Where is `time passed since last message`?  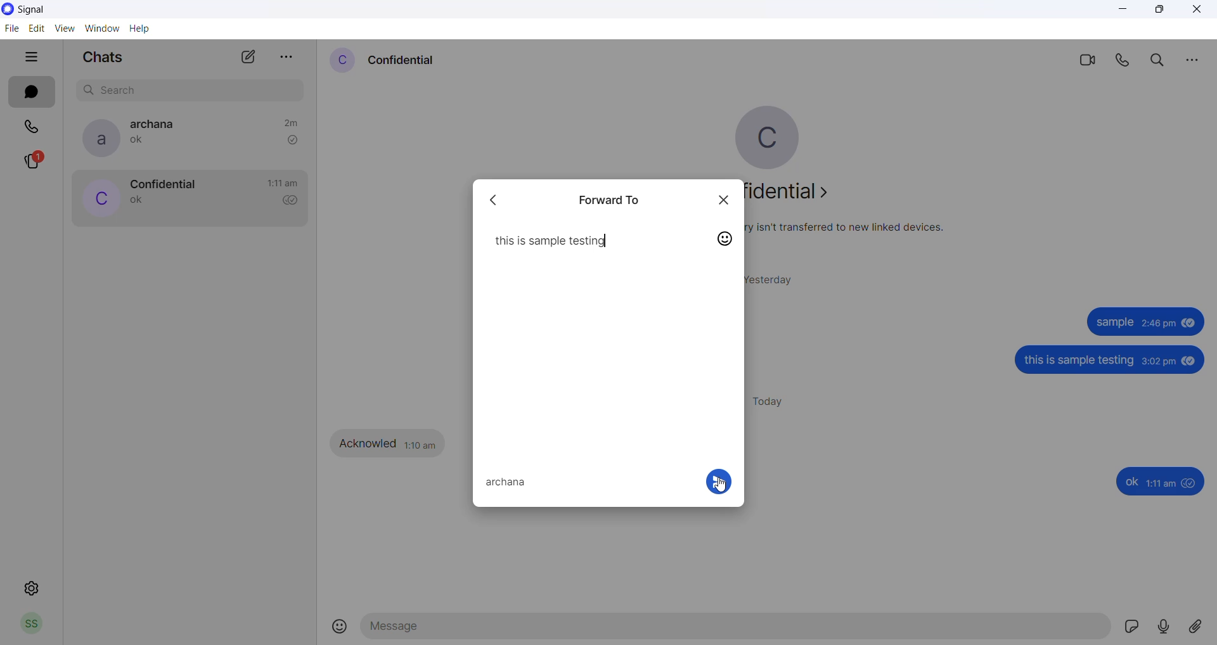 time passed since last message is located at coordinates (290, 121).